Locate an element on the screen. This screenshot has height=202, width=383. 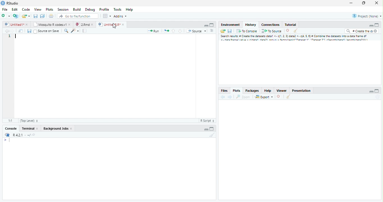
Maximize is located at coordinates (213, 129).